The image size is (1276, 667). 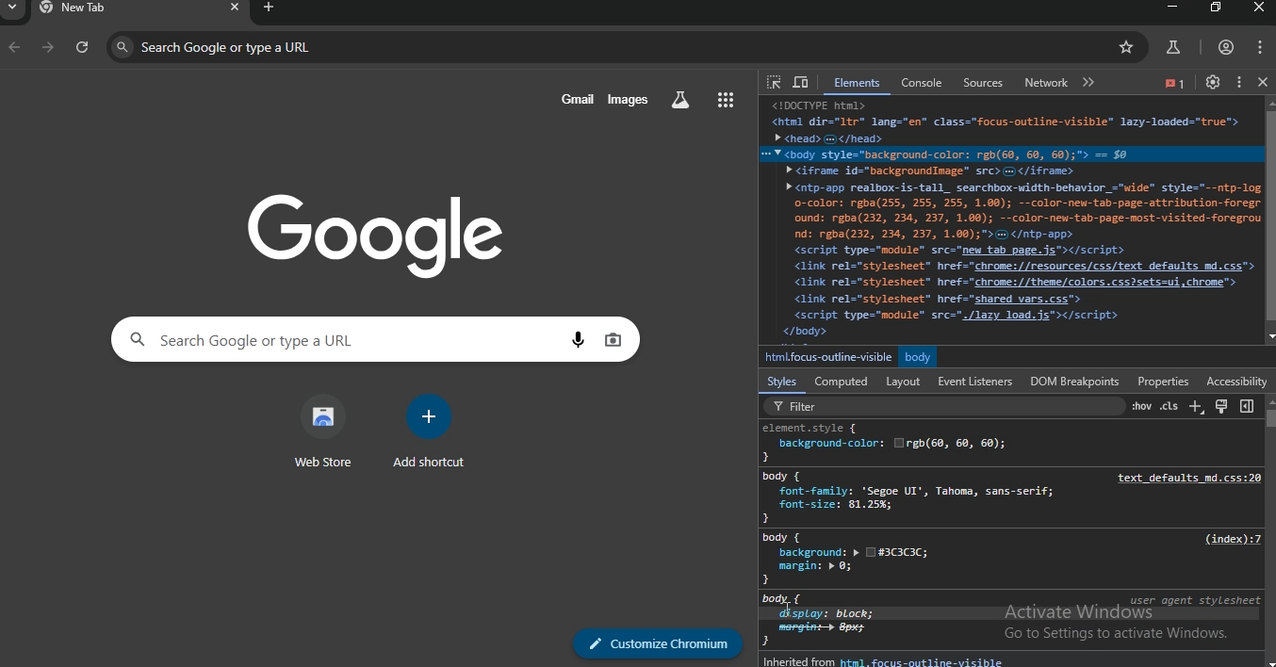 I want to click on voice search, so click(x=582, y=340).